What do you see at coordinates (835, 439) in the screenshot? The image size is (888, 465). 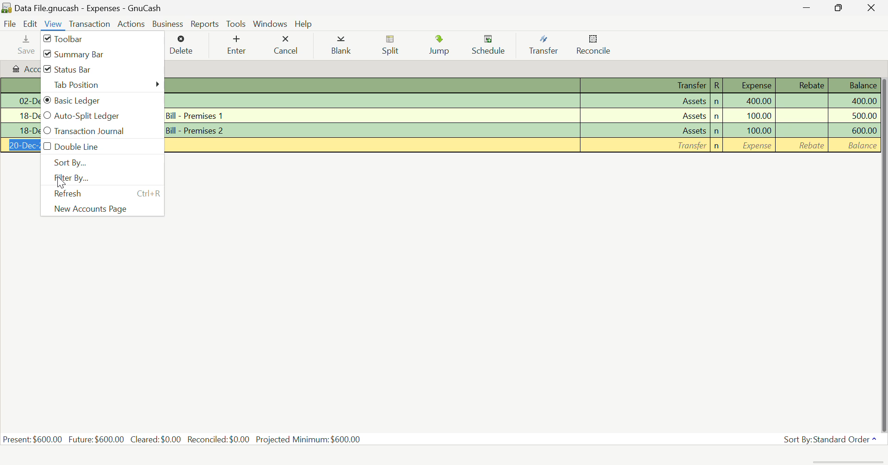 I see `Sort By: Standard Order` at bounding box center [835, 439].